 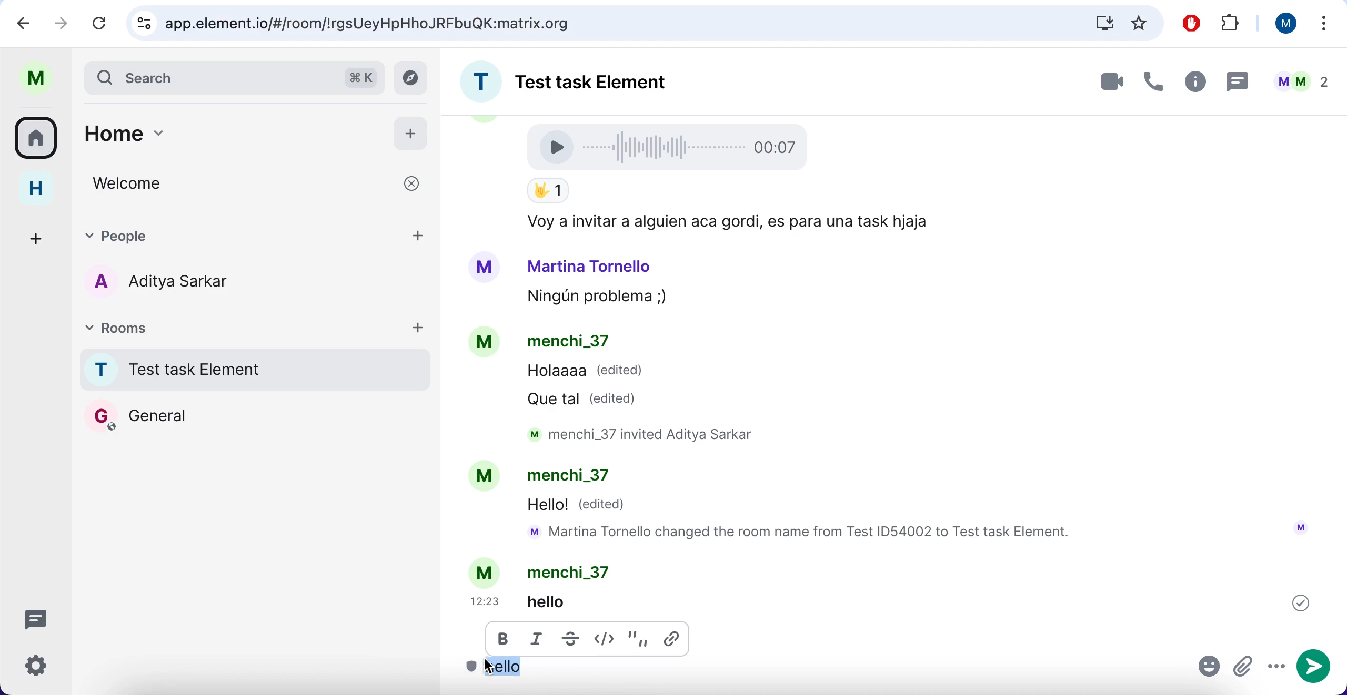 What do you see at coordinates (44, 189) in the screenshot?
I see `home` at bounding box center [44, 189].